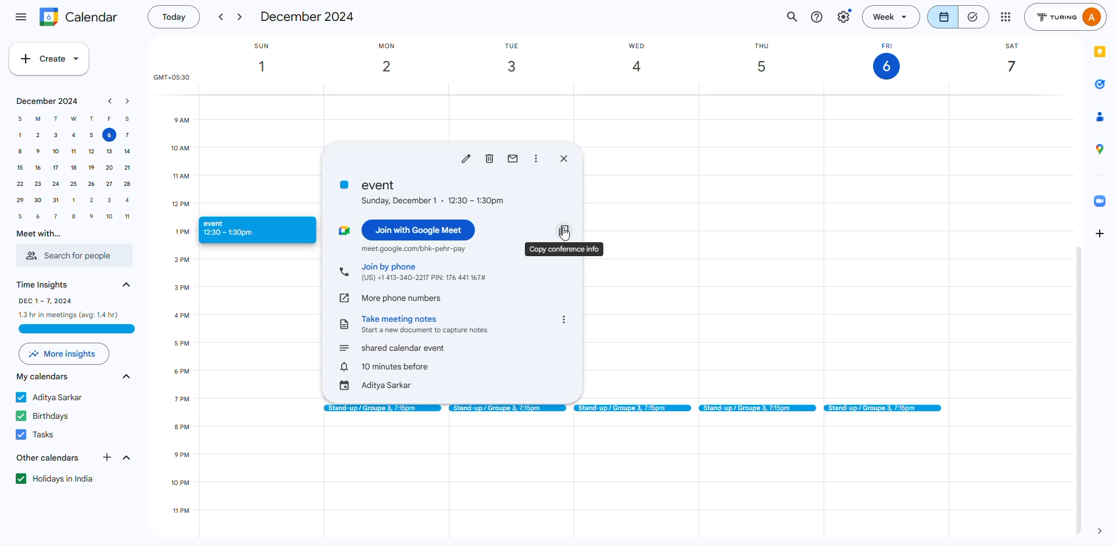  I want to click on app, so click(1100, 52).